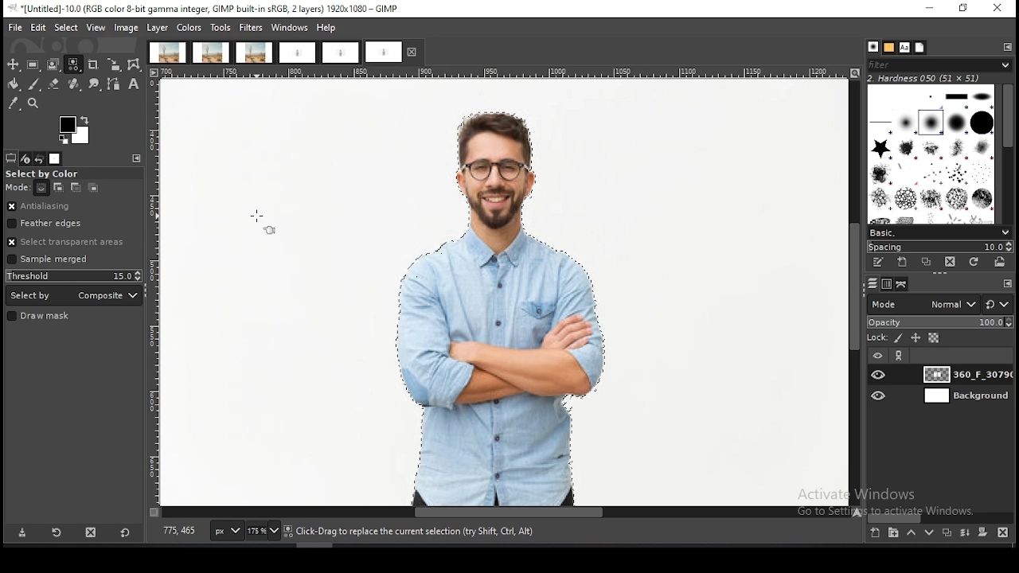  Describe the element at coordinates (500, 513) in the screenshot. I see `scroll bar` at that location.